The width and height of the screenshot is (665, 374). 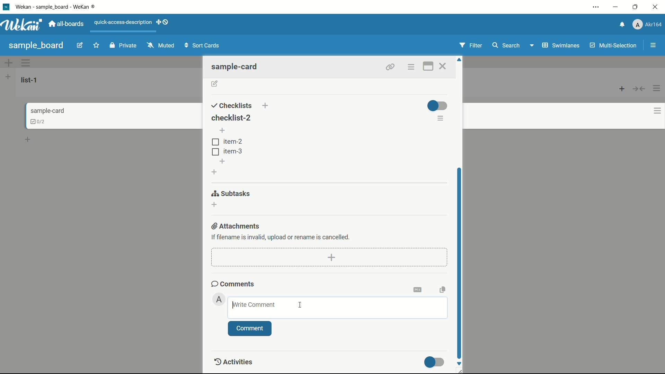 I want to click on app name, so click(x=60, y=6).